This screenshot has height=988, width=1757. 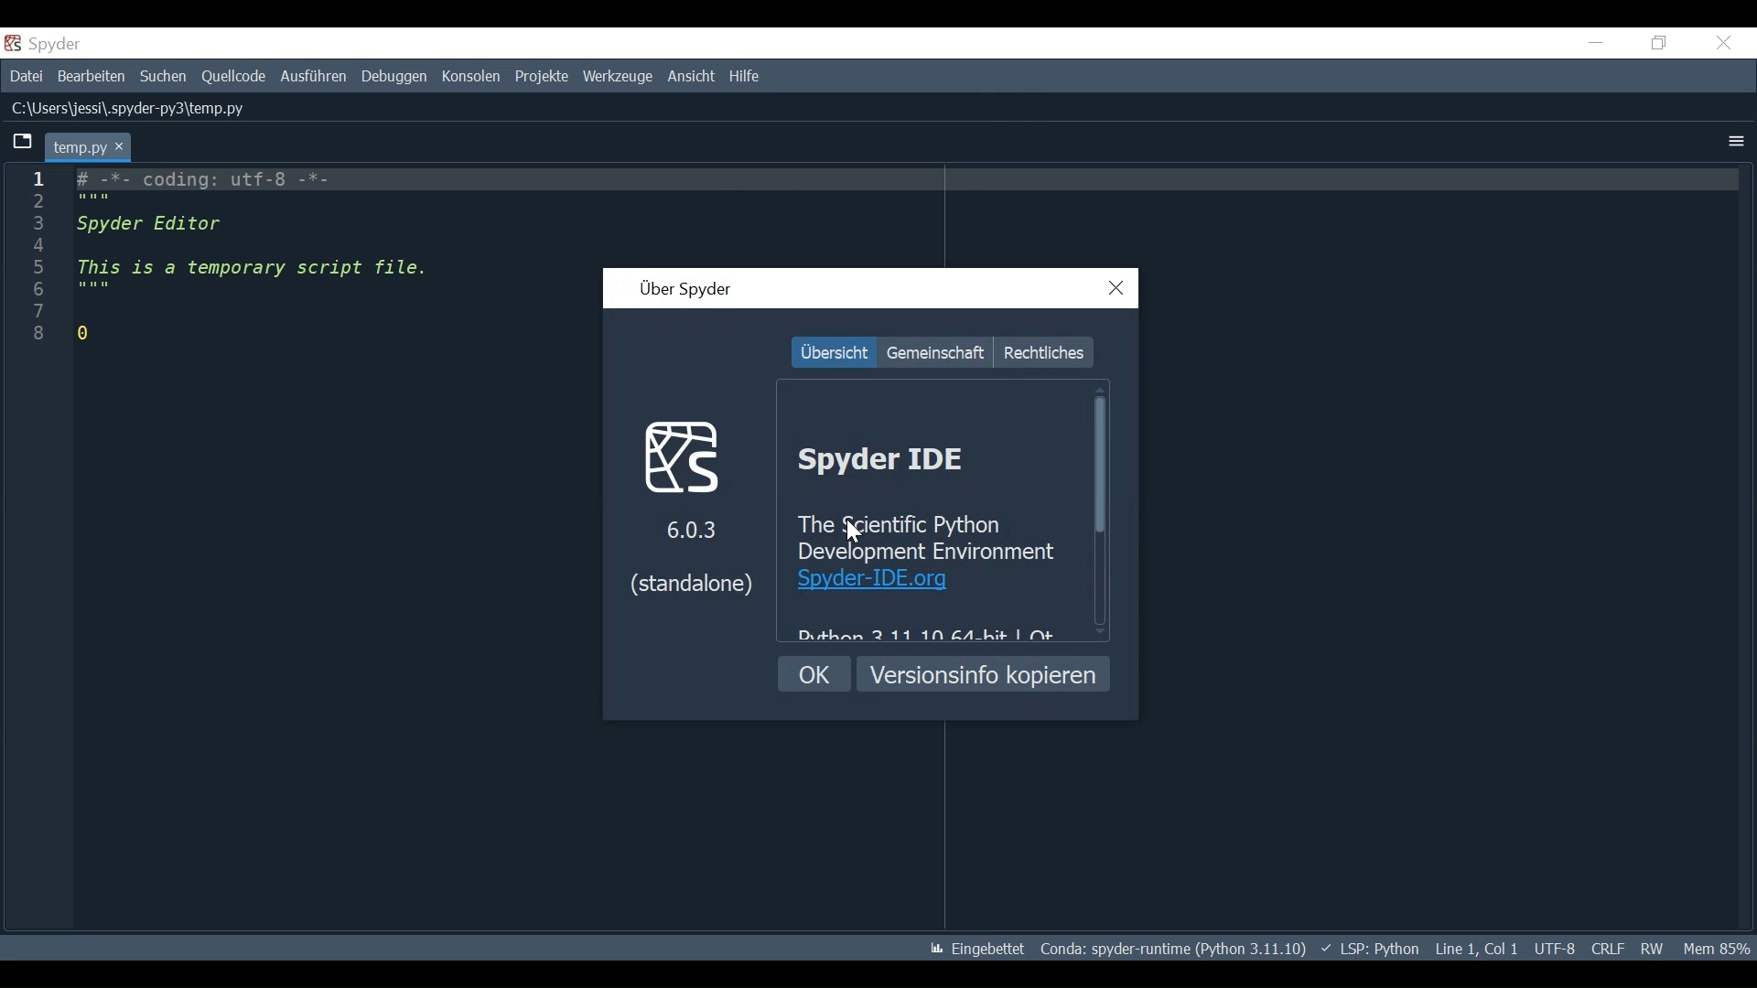 What do you see at coordinates (900, 460) in the screenshot?
I see `Spyder Ide` at bounding box center [900, 460].